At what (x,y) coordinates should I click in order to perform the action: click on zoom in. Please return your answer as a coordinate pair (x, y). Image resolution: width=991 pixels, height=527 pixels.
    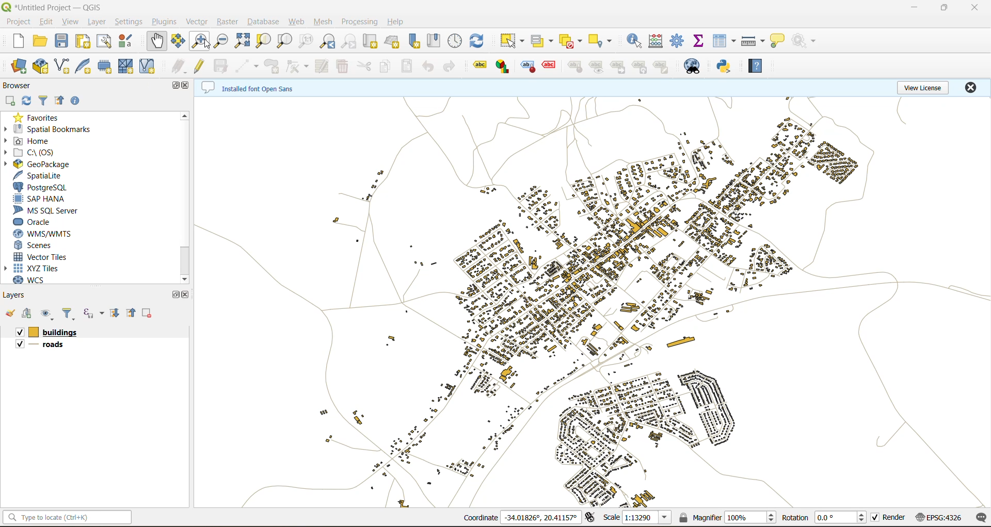
    Looking at the image, I should click on (201, 41).